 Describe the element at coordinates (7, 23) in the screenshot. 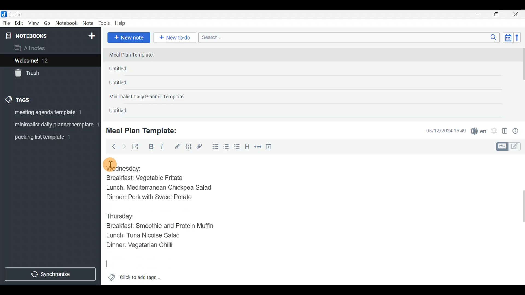

I see `File` at that location.